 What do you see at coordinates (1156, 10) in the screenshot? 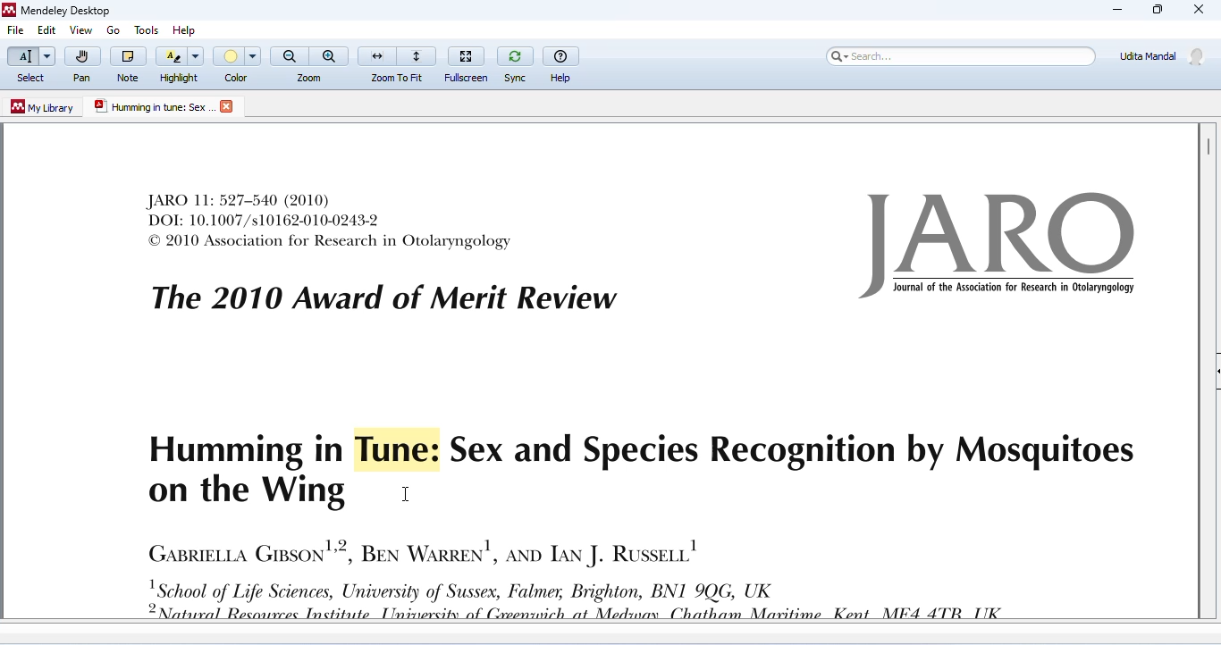
I see `maximize` at bounding box center [1156, 10].